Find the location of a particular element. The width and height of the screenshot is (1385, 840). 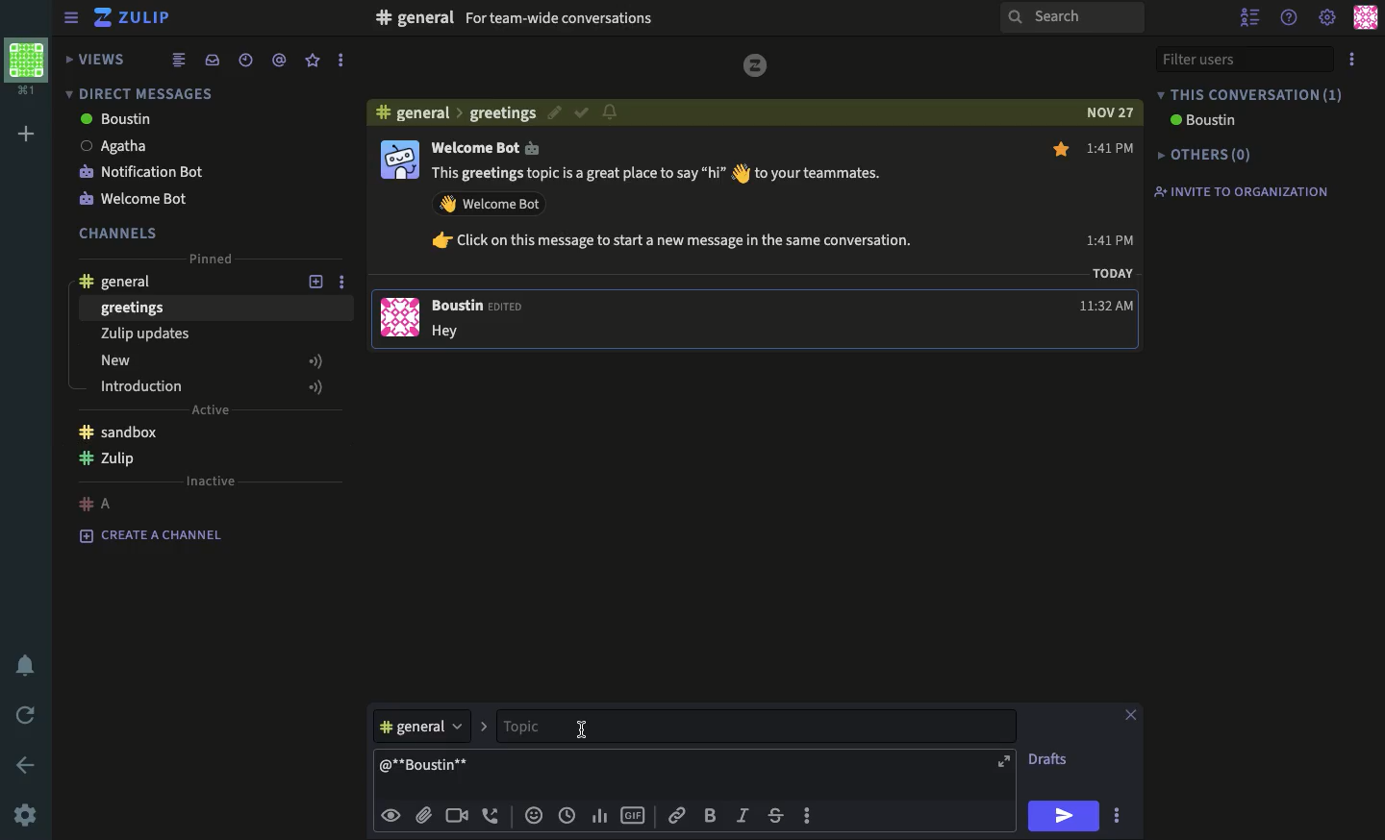

This greetings topic is a great place to say “hi” § to your teammates.
AY Welcome Bot
fr Click on this message to start a new message in the same conversation. is located at coordinates (677, 210).